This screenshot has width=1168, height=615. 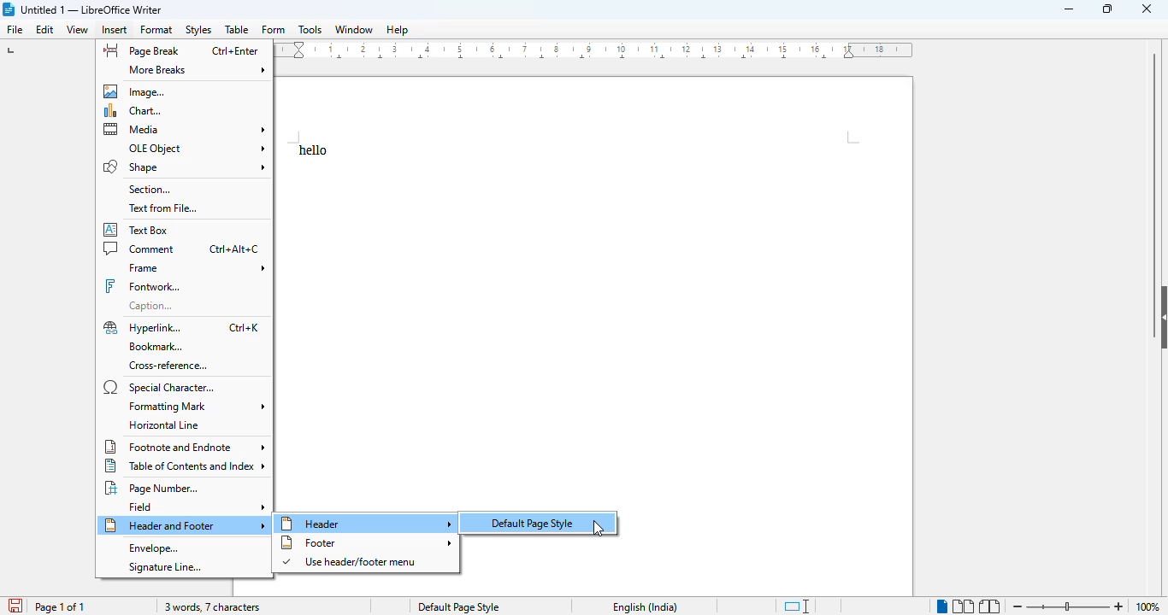 What do you see at coordinates (599, 529) in the screenshot?
I see `cursor` at bounding box center [599, 529].